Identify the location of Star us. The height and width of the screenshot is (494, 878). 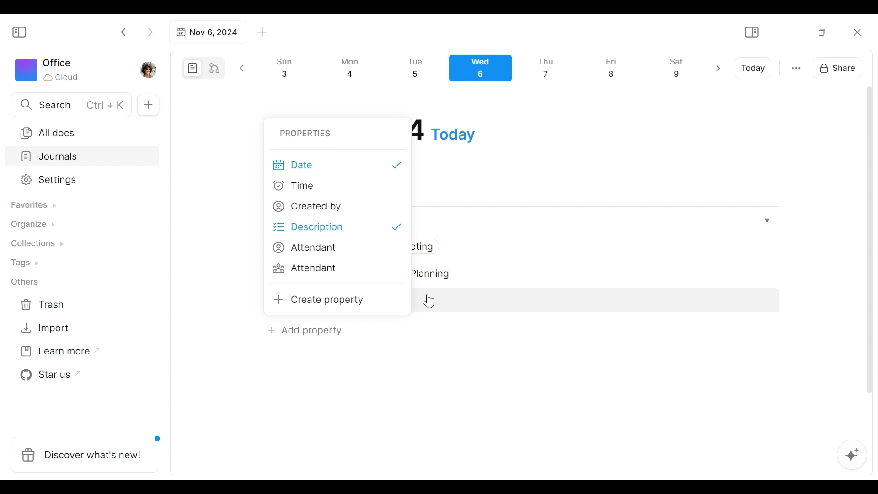
(48, 375).